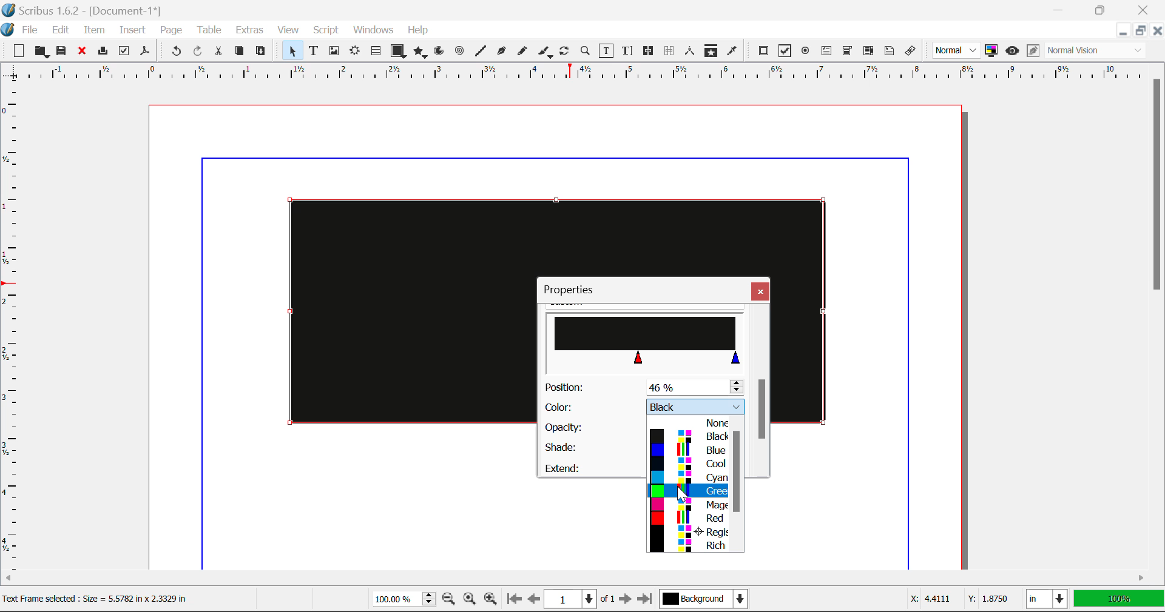  Describe the element at coordinates (732, 53) in the screenshot. I see `Eyedropper` at that location.